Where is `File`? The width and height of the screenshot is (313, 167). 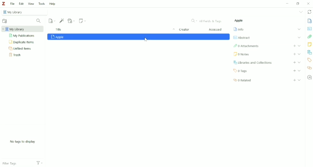
File is located at coordinates (13, 4).